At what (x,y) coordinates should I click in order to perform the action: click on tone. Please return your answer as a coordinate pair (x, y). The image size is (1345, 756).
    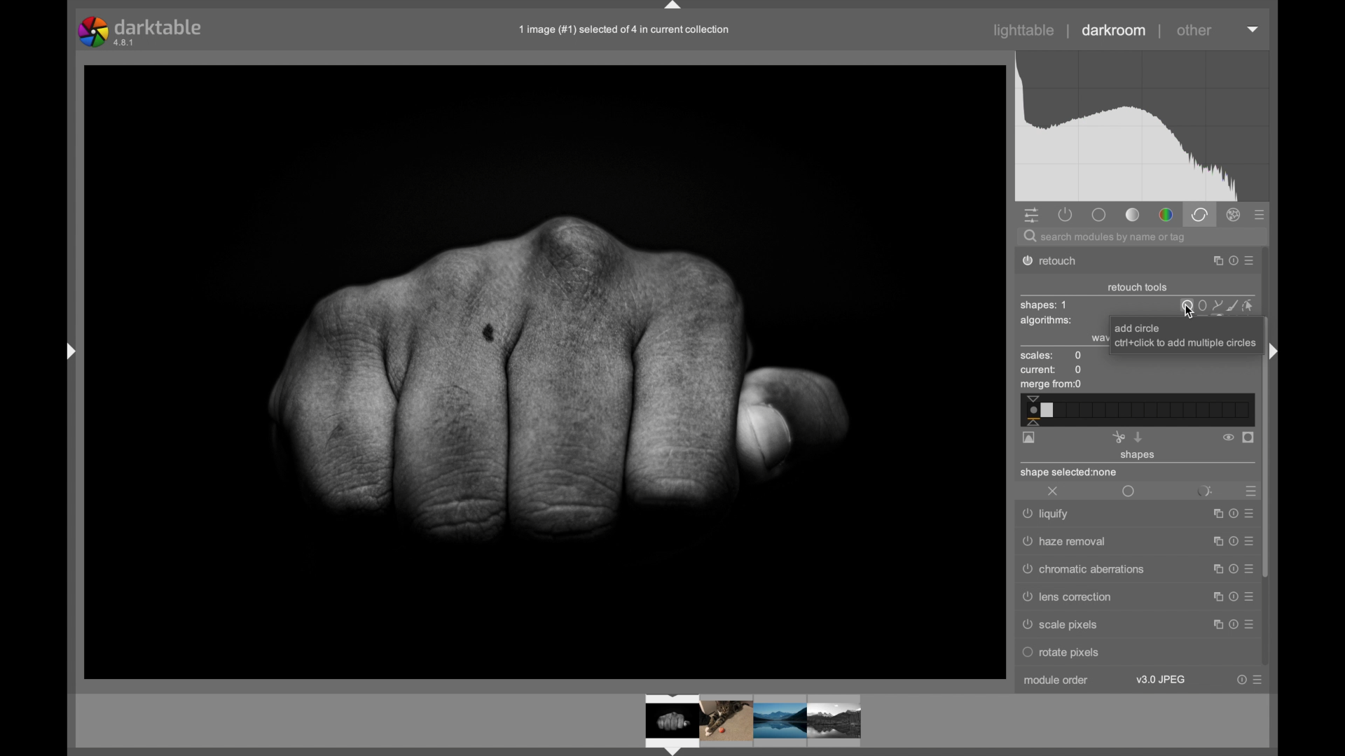
    Looking at the image, I should click on (1133, 215).